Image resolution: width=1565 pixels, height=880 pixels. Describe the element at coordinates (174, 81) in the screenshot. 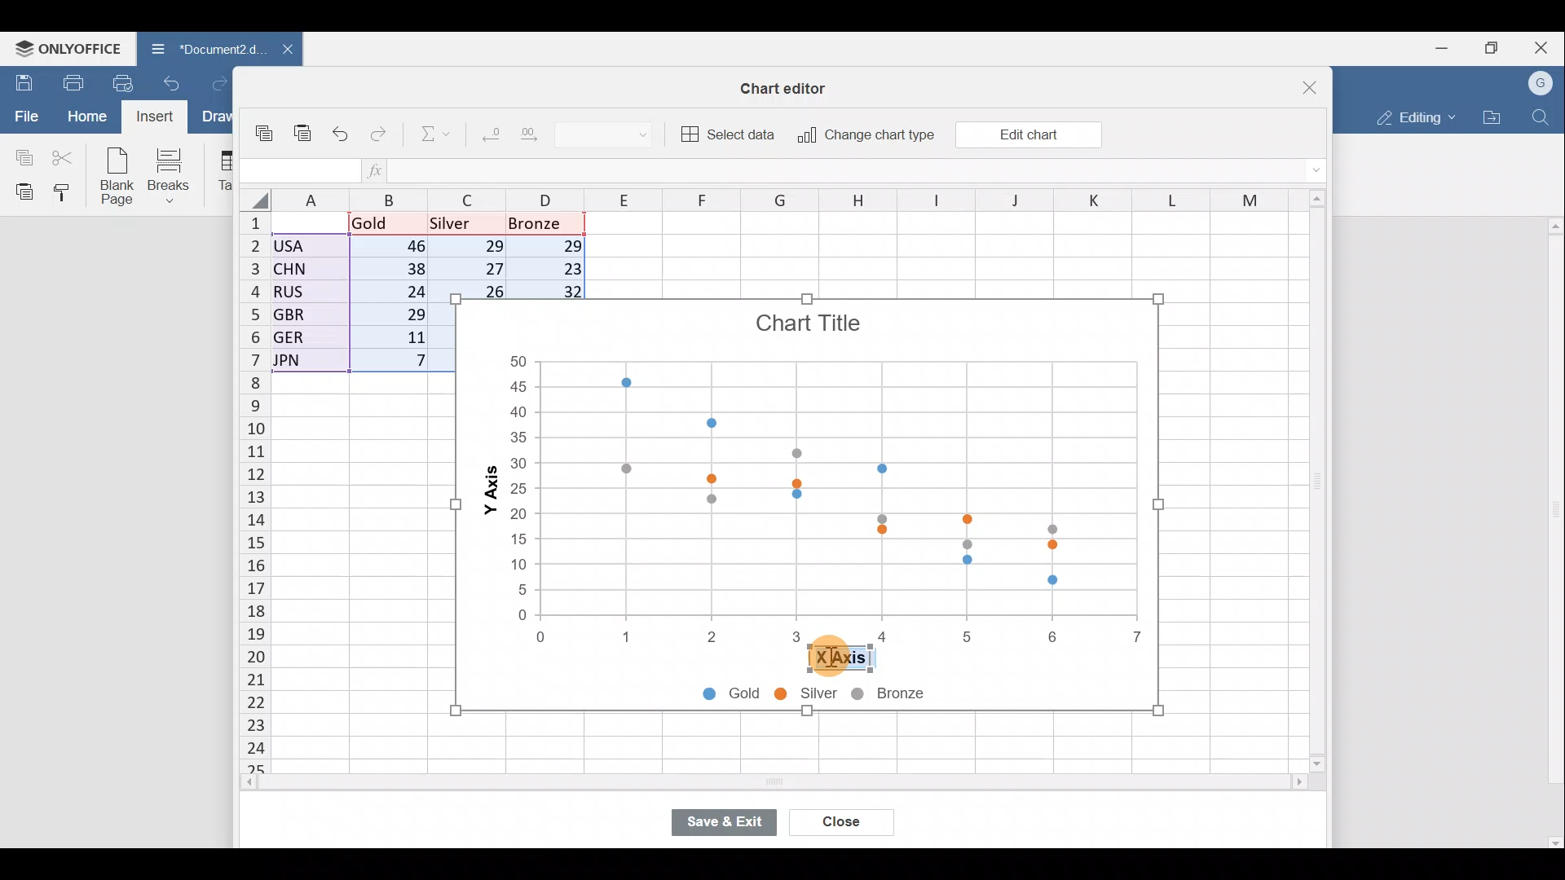

I see `Undo` at that location.